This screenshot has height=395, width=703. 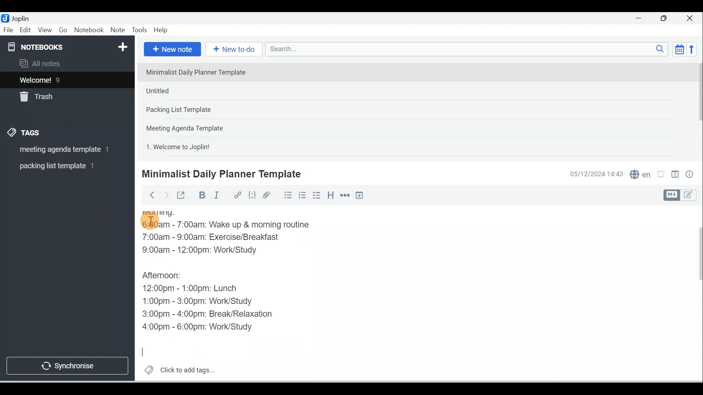 I want to click on Note 1, so click(x=201, y=72).